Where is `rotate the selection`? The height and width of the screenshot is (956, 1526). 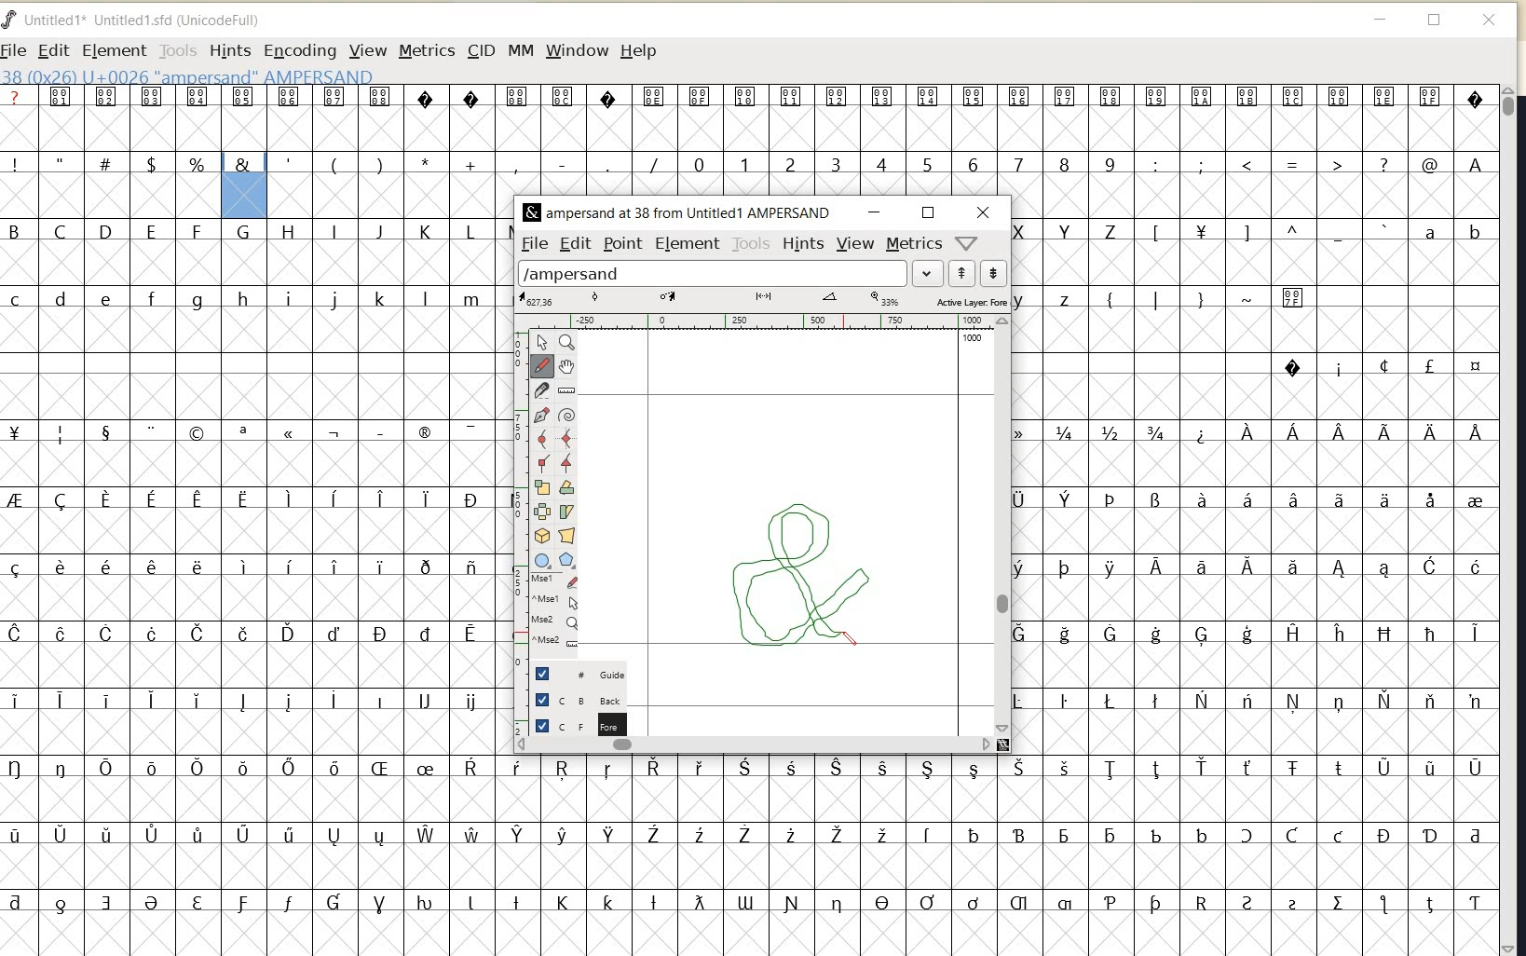
rotate the selection is located at coordinates (567, 487).